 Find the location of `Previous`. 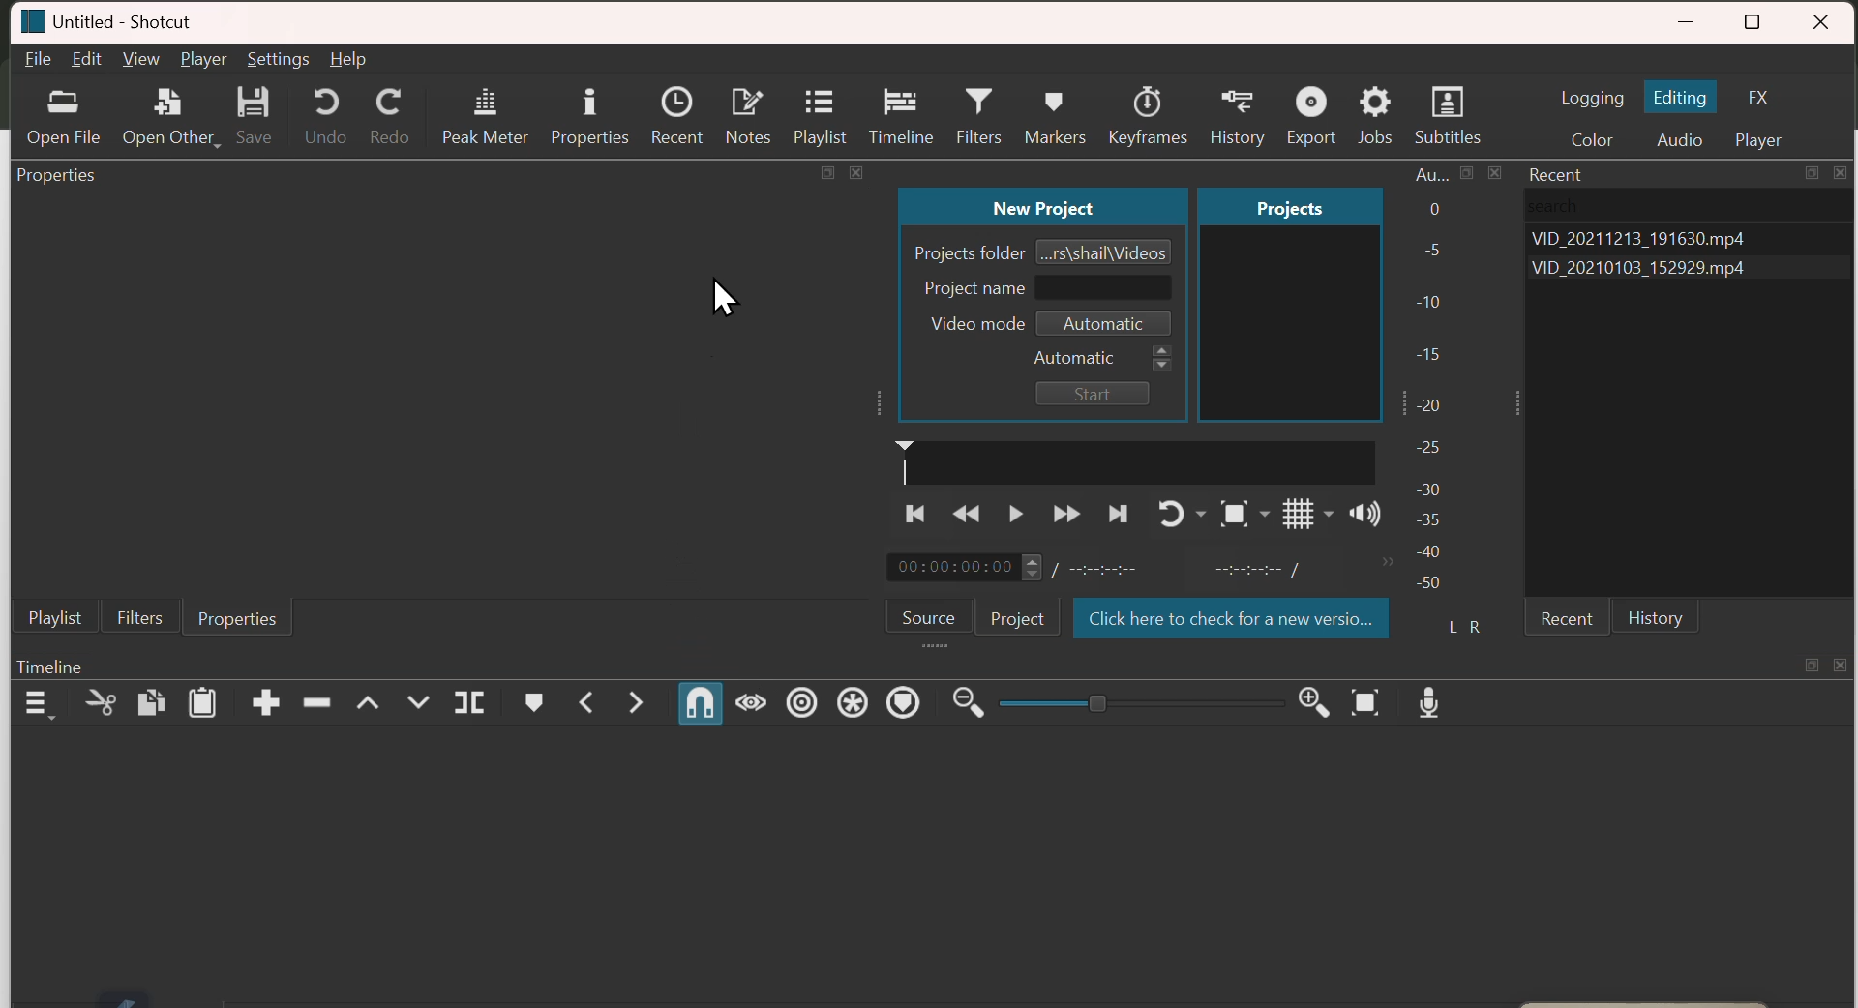

Previous is located at coordinates (913, 512).